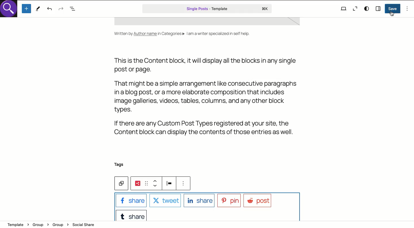  I want to click on Parent block, so click(123, 184).